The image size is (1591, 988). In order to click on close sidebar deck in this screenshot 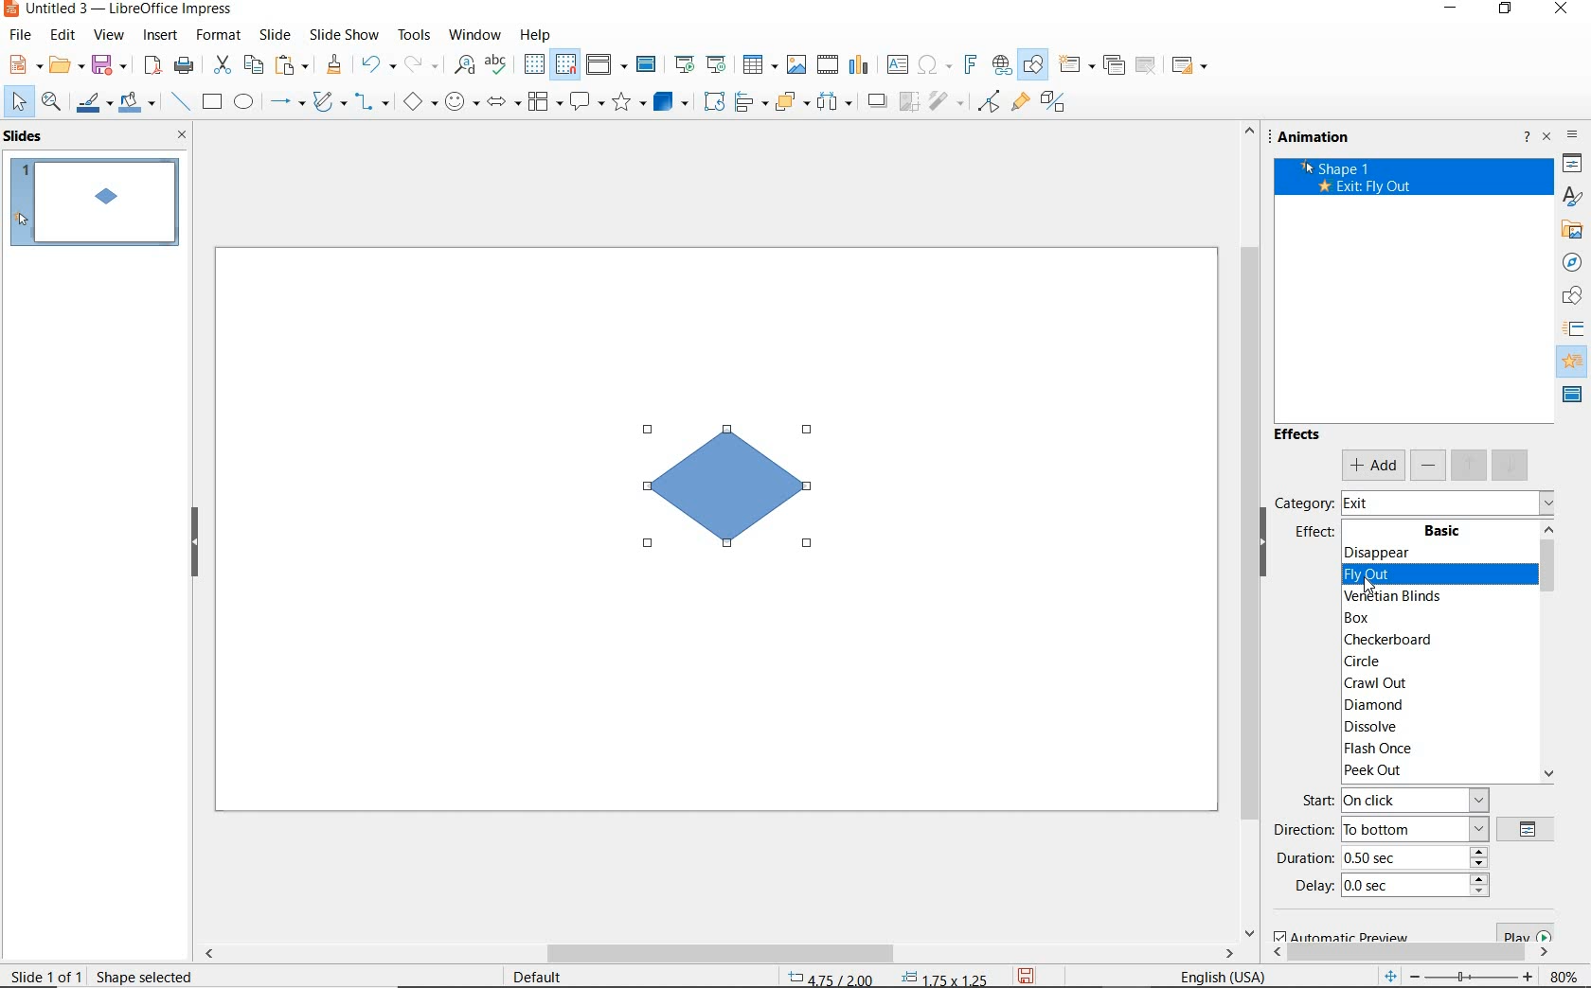, I will do `click(1547, 140)`.